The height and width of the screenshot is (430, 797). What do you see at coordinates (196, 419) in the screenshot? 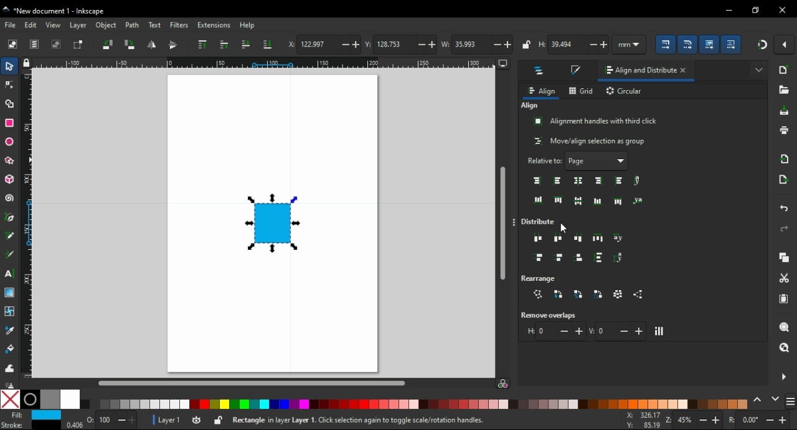
I see `layer visibility` at bounding box center [196, 419].